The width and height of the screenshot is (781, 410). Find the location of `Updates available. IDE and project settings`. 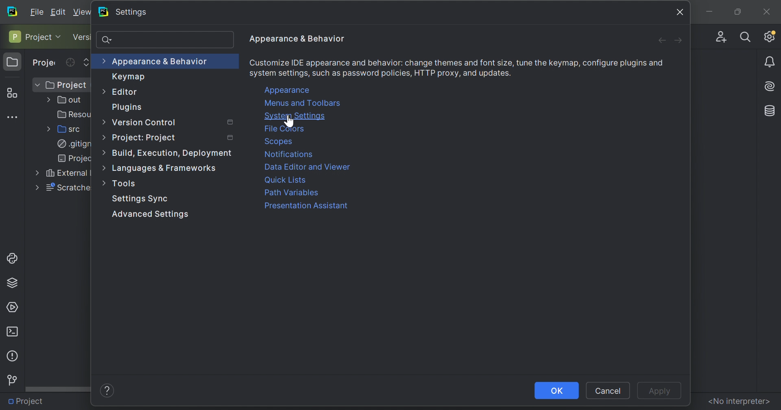

Updates available. IDE and project settings is located at coordinates (770, 36).